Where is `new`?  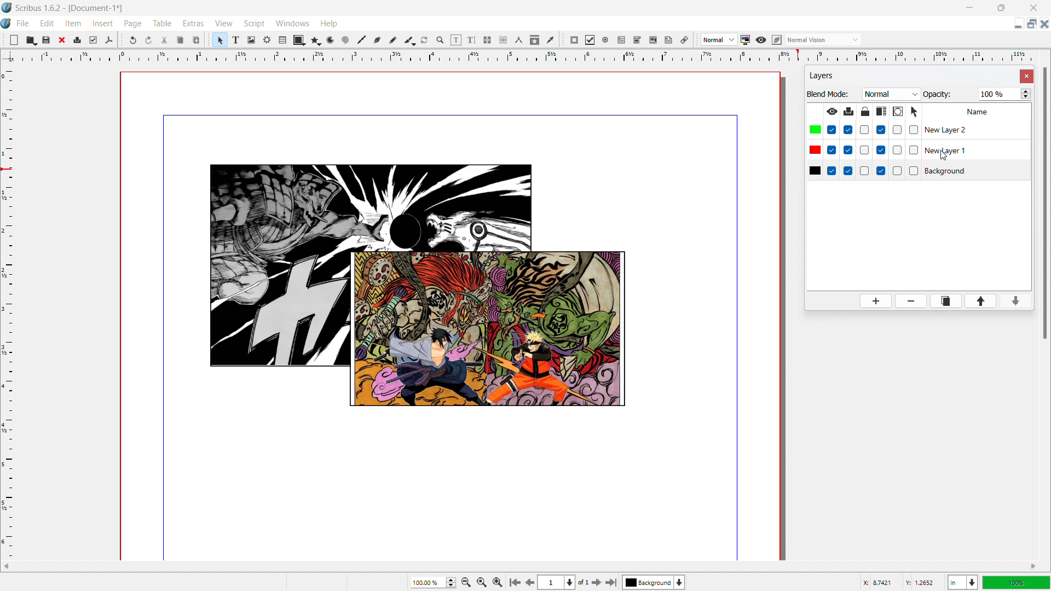 new is located at coordinates (14, 39).